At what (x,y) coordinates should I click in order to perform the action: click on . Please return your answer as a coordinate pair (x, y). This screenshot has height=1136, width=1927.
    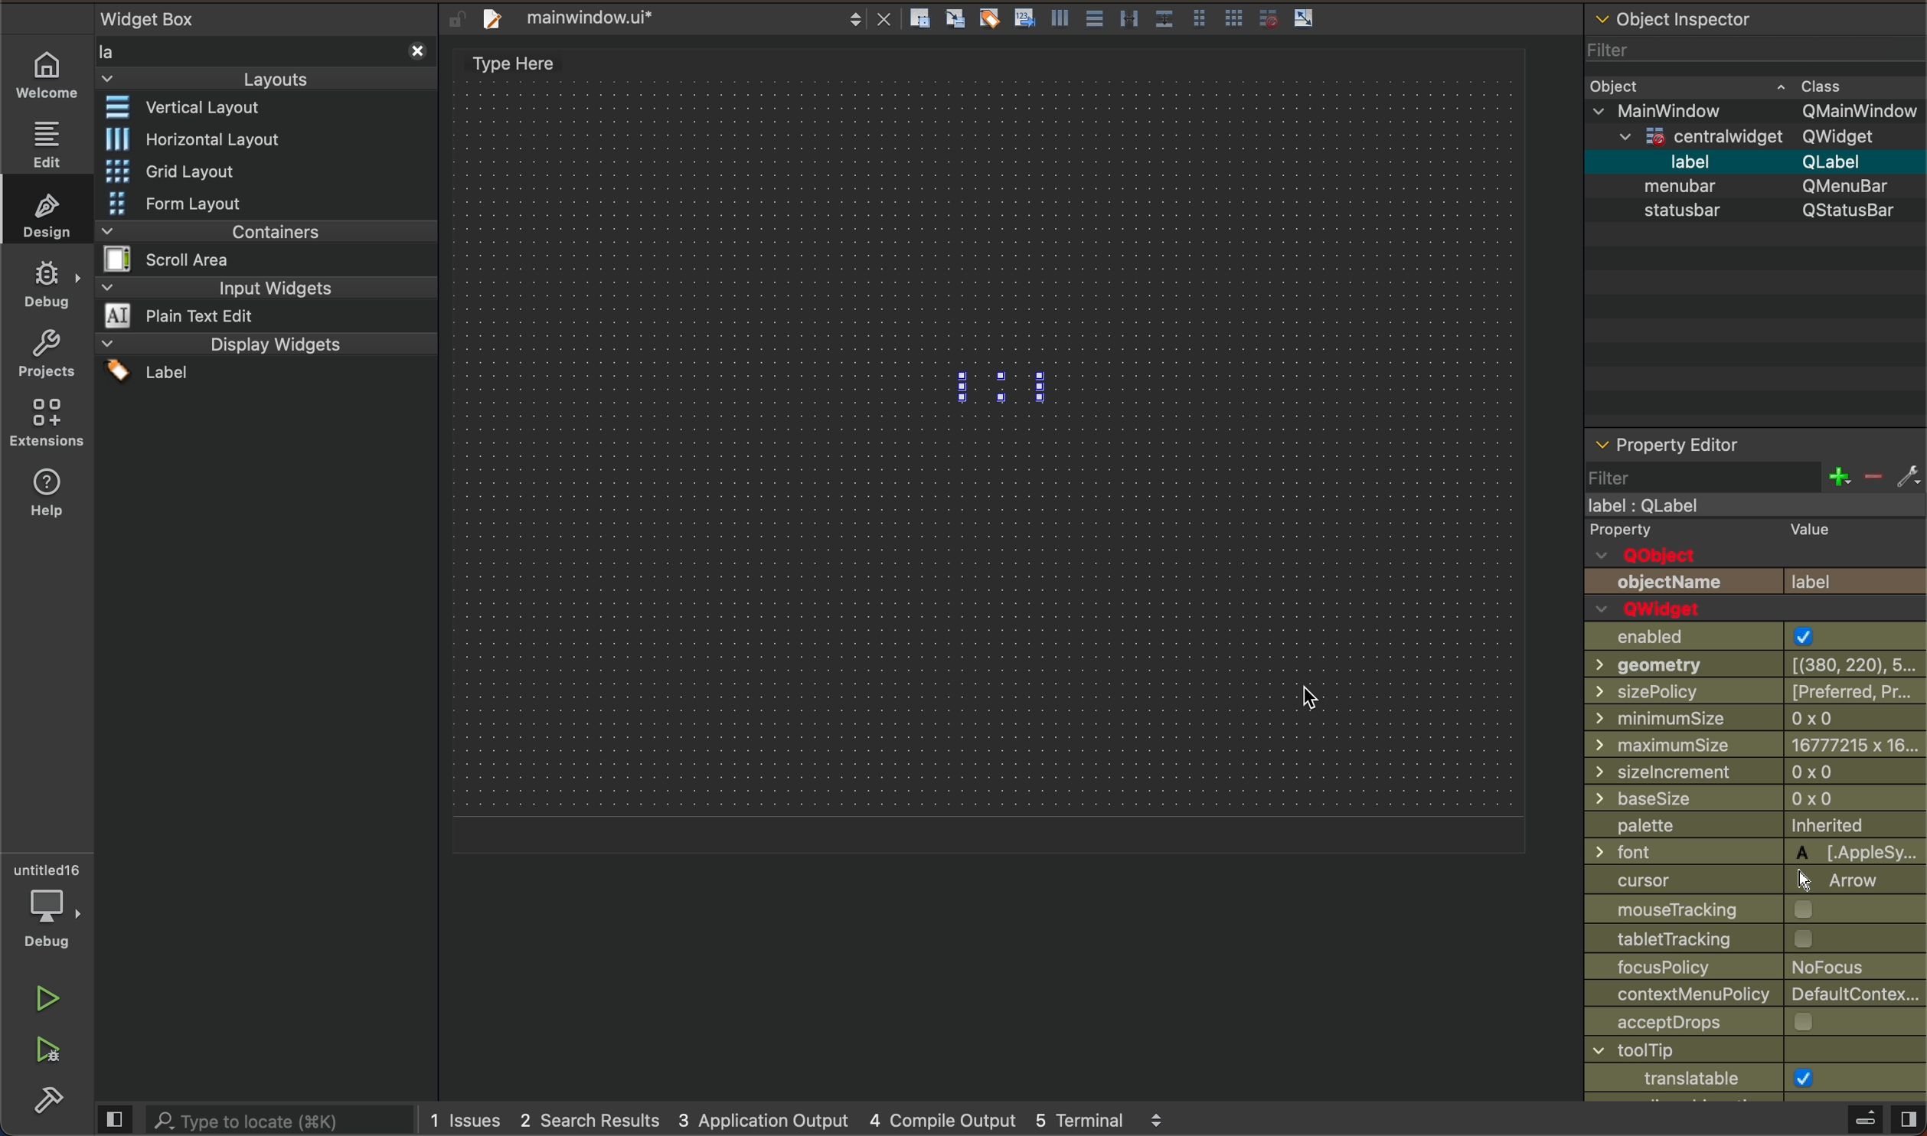
    Looking at the image, I should click on (1753, 851).